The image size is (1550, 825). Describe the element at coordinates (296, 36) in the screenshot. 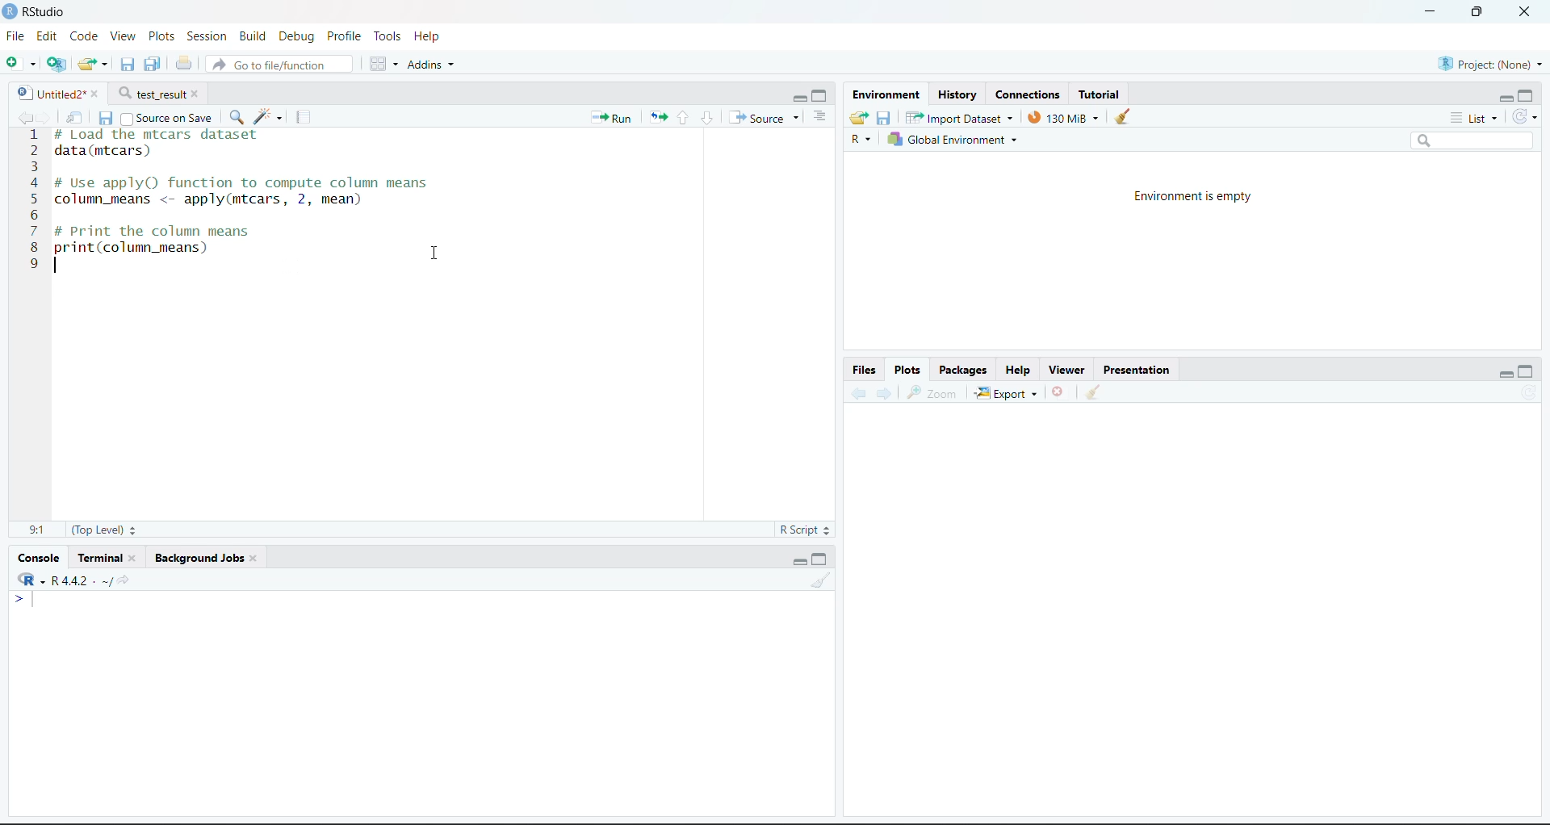

I see `Debug` at that location.